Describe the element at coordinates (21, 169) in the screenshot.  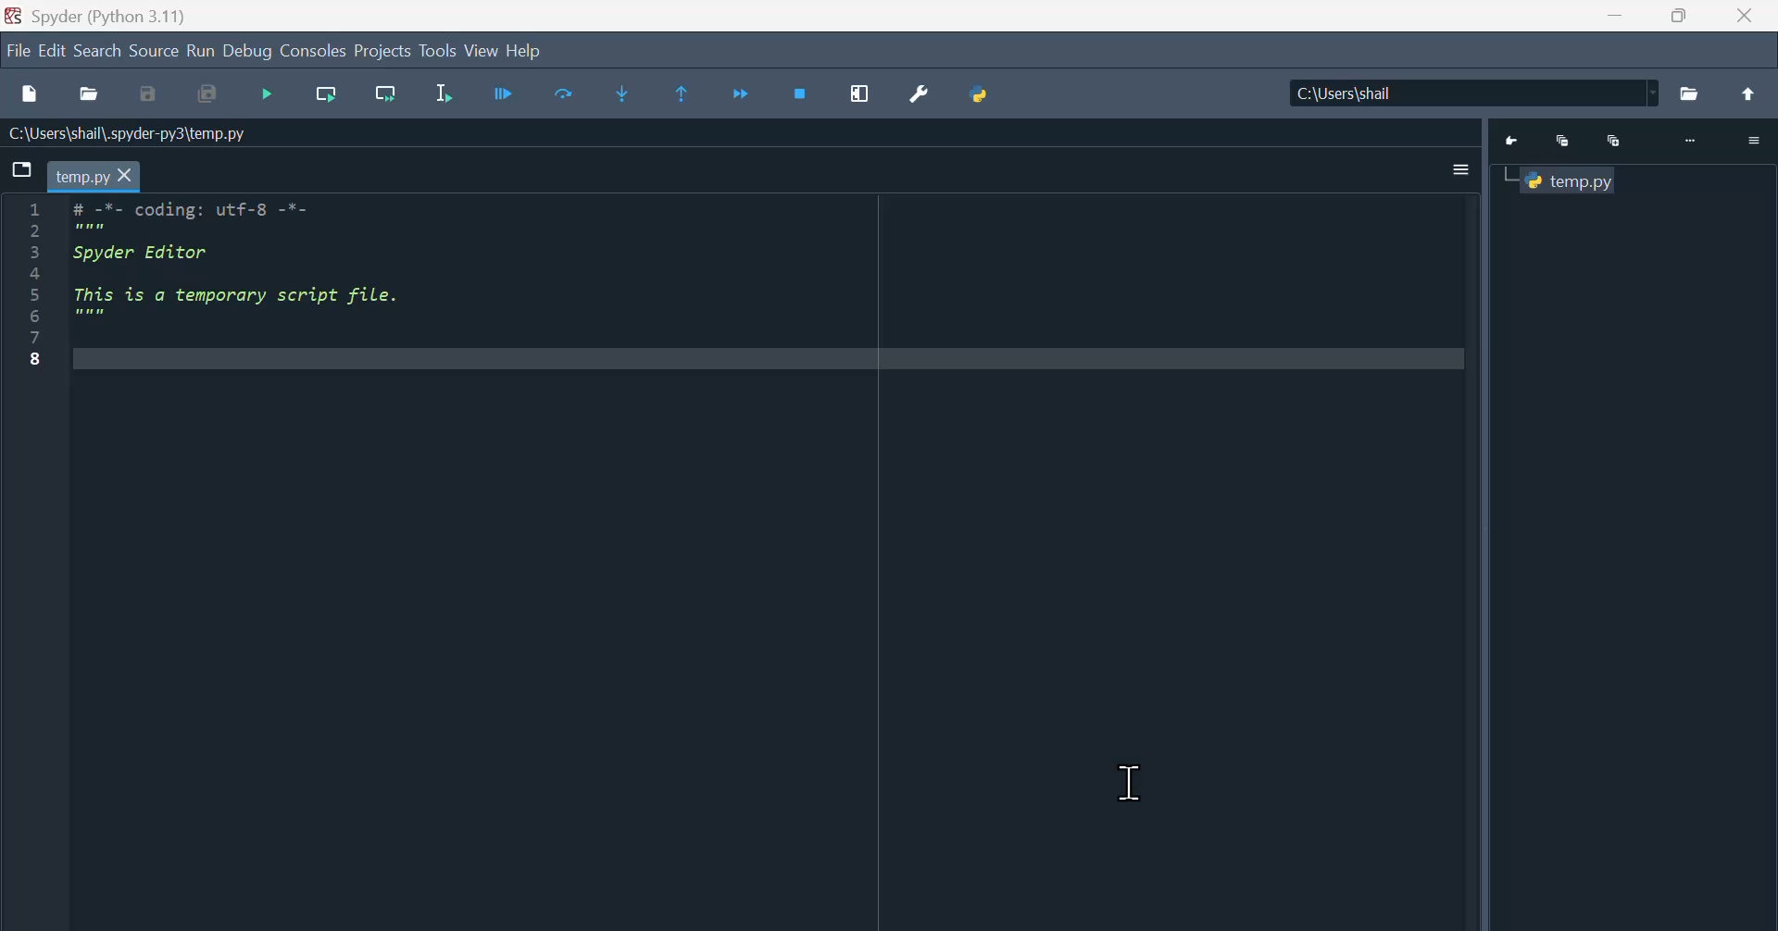
I see `Browse tabs` at that location.